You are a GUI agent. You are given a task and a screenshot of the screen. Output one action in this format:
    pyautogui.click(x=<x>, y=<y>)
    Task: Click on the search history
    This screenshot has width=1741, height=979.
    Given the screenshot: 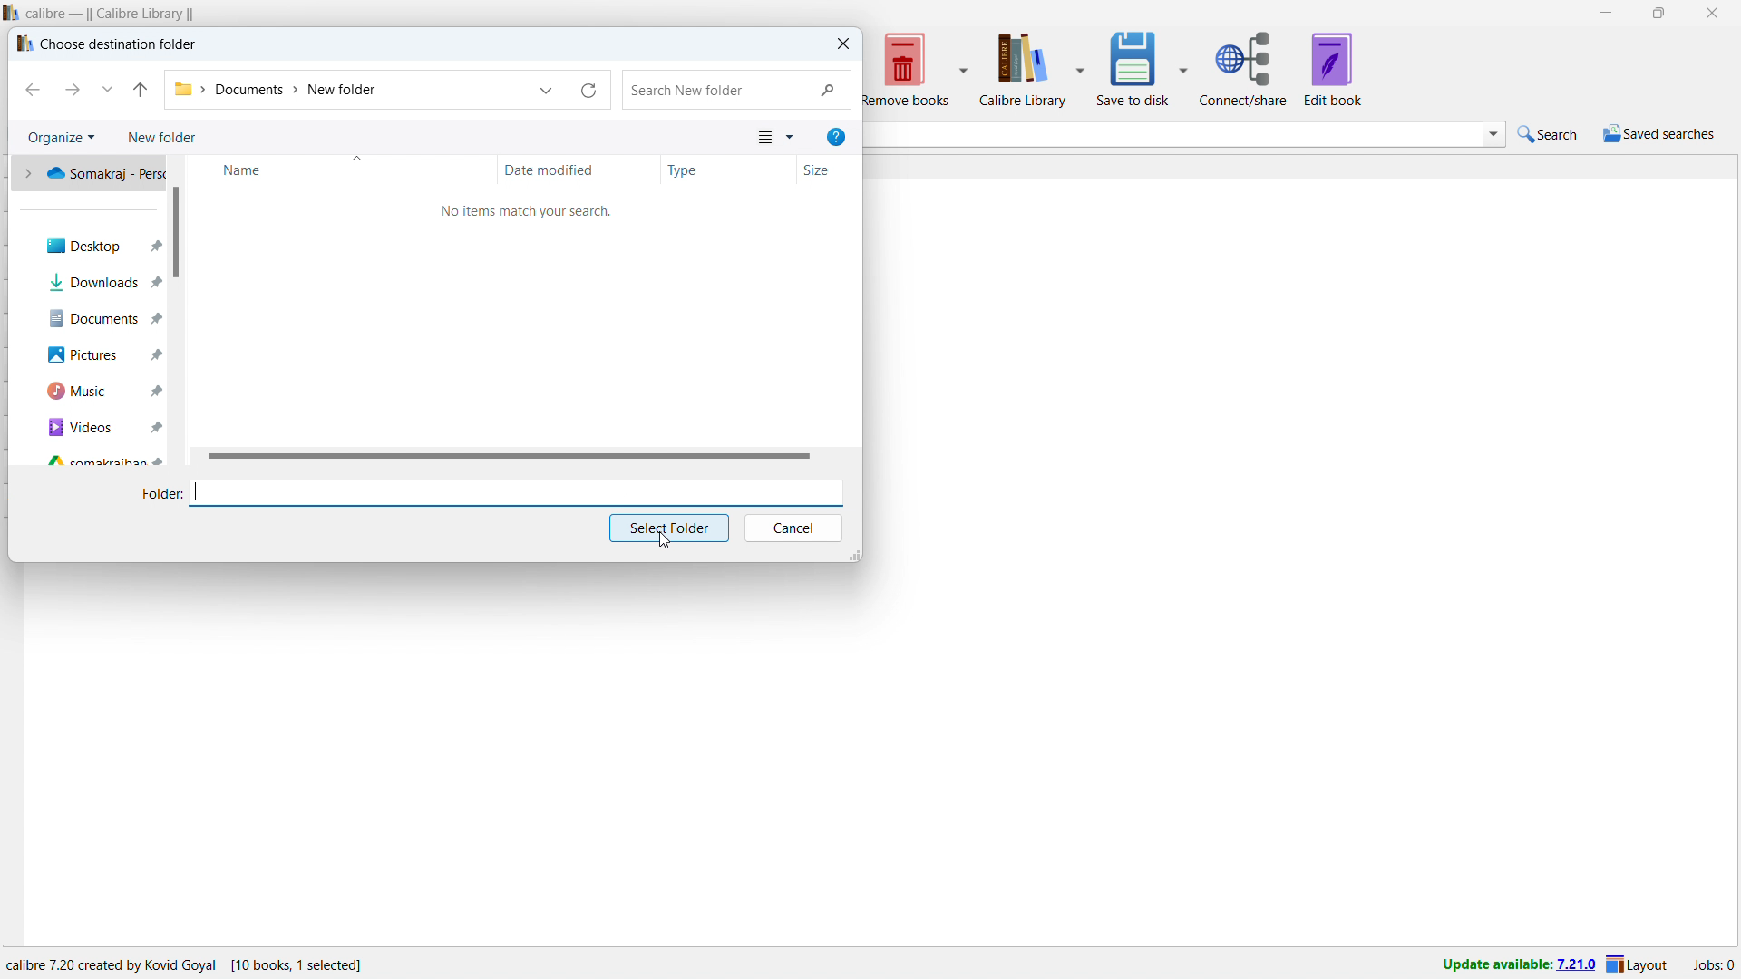 What is the action you would take?
    pyautogui.click(x=1493, y=135)
    